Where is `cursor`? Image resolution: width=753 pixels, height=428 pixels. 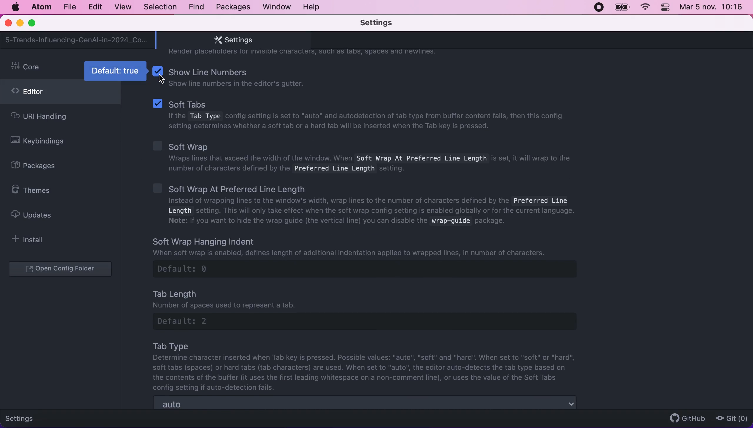 cursor is located at coordinates (164, 80).